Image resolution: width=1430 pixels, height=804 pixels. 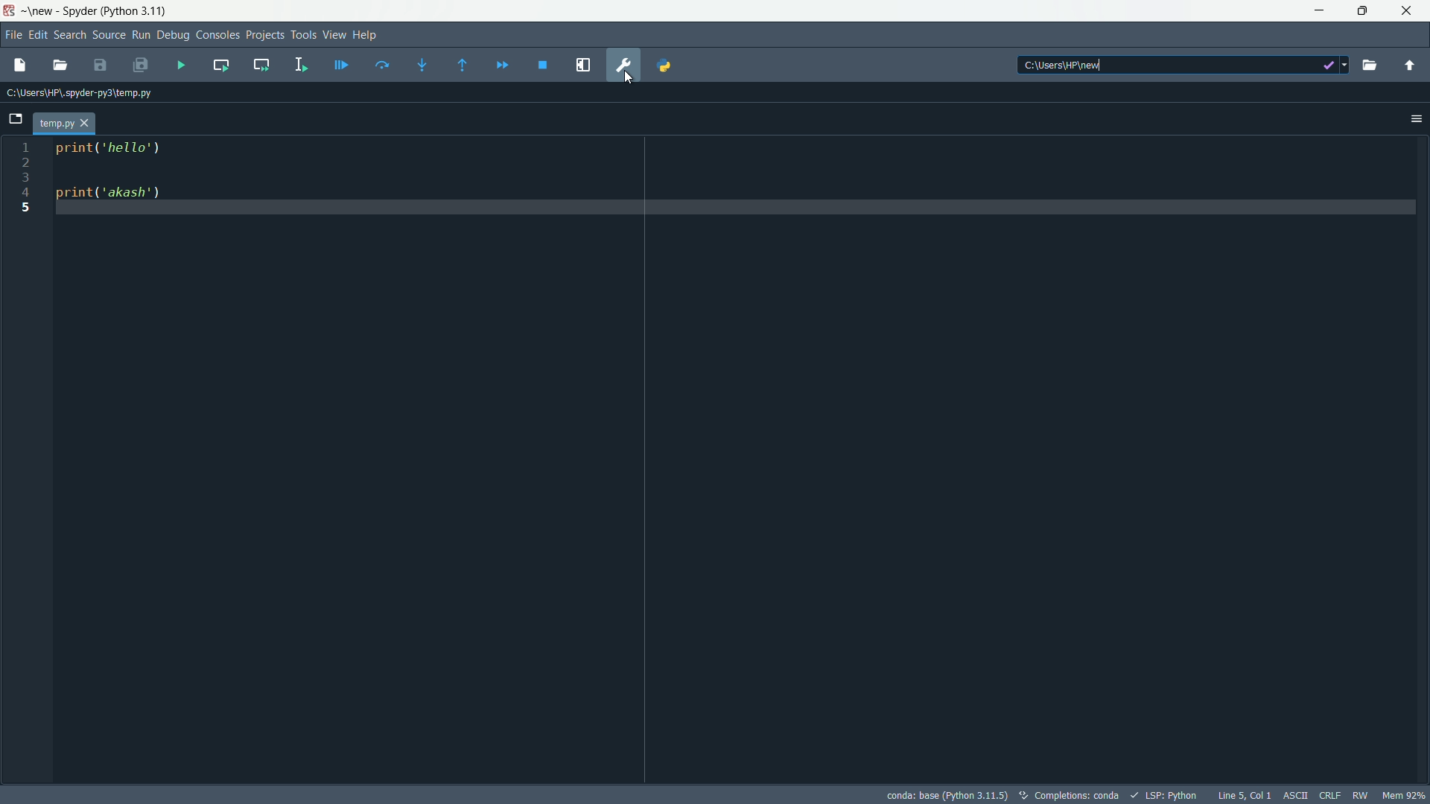 I want to click on 1 2 3 4 5, so click(x=26, y=184).